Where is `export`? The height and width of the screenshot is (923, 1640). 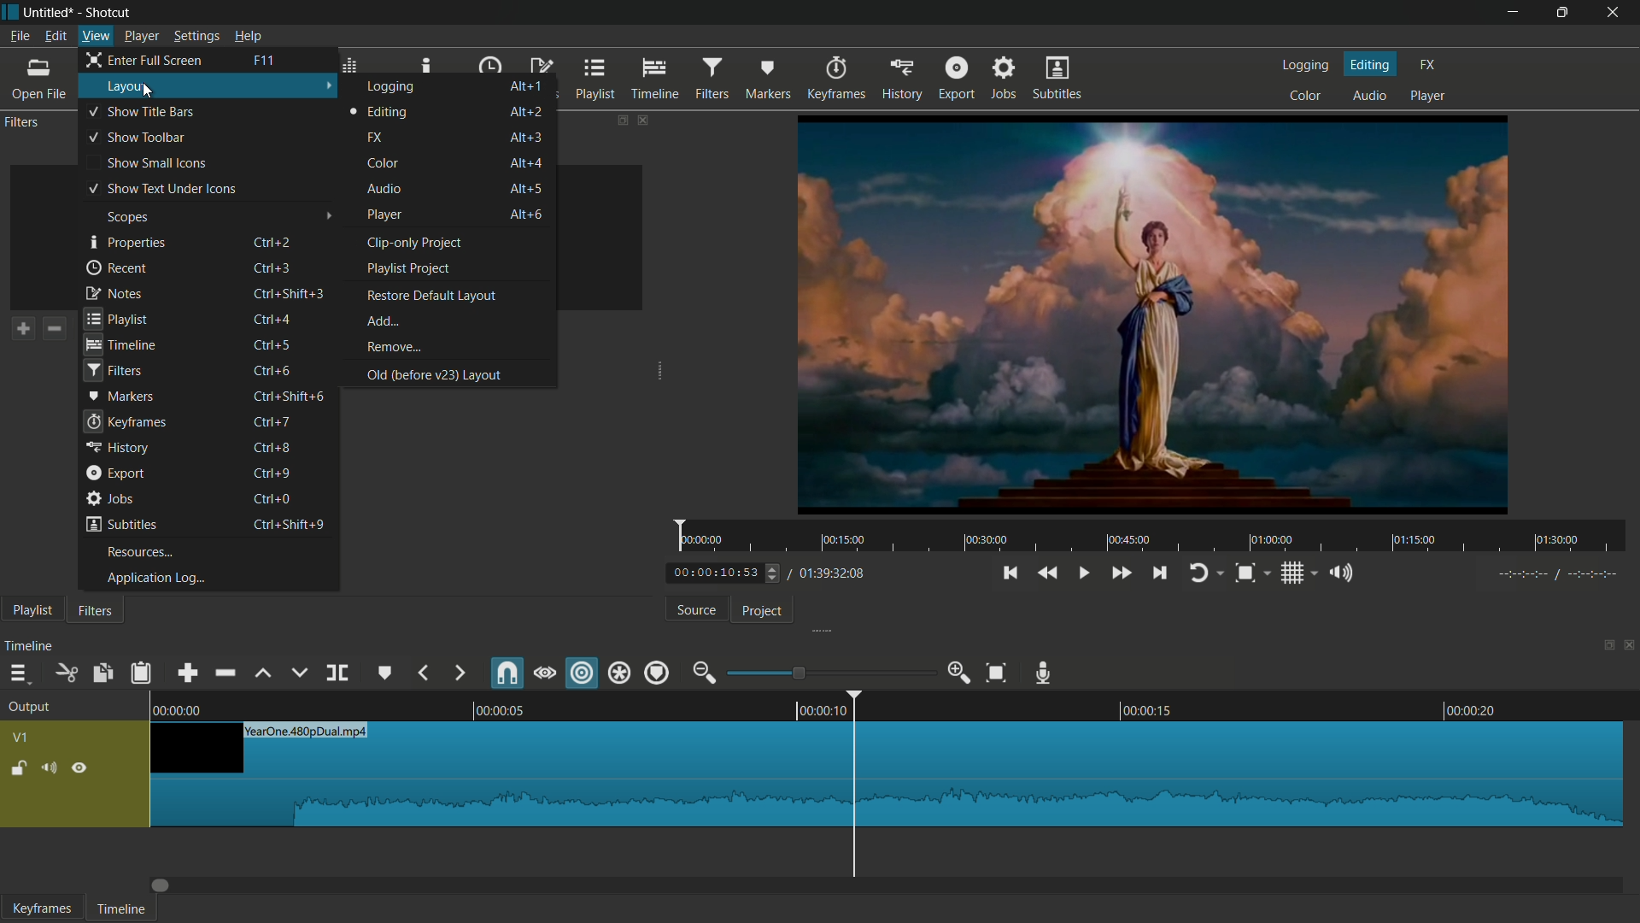 export is located at coordinates (956, 79).